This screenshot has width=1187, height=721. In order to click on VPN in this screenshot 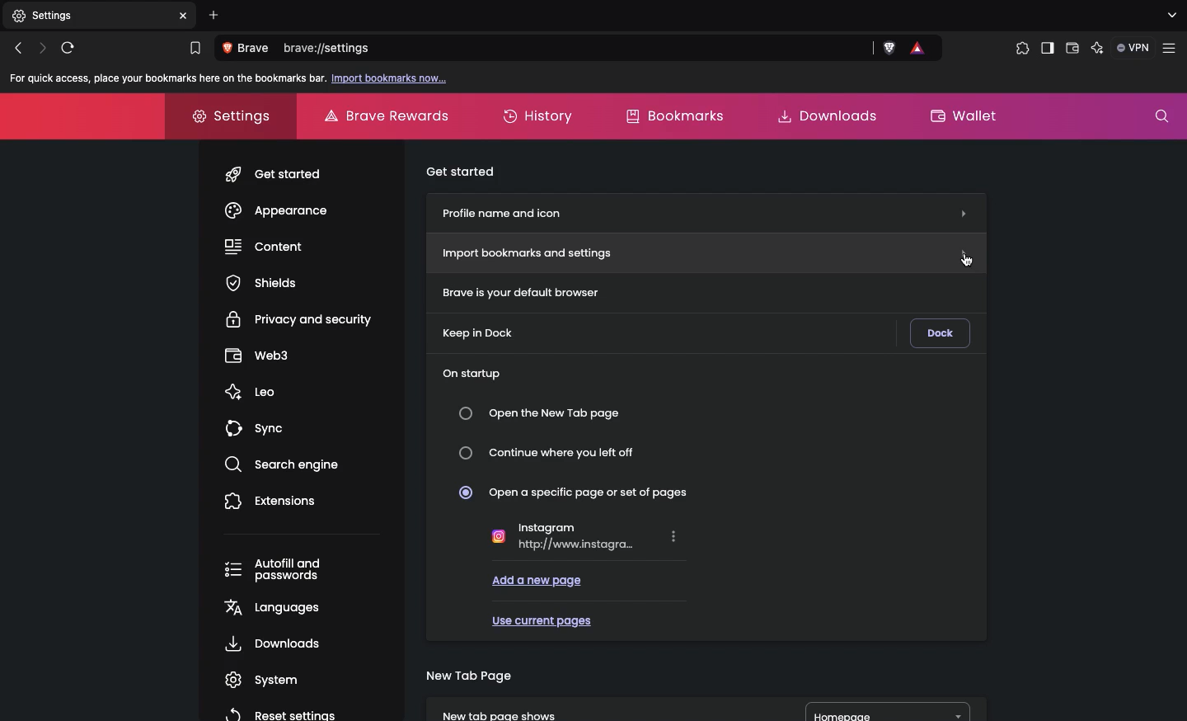, I will do `click(1134, 47)`.